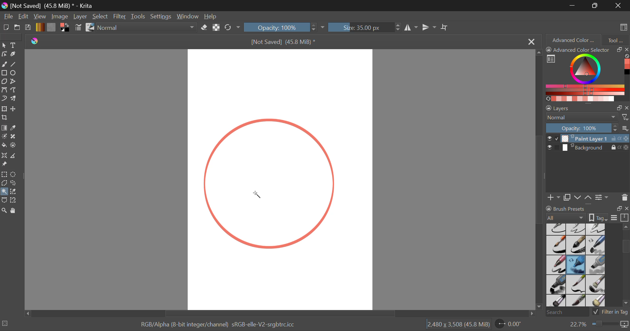  What do you see at coordinates (14, 157) in the screenshot?
I see `Measure Images` at bounding box center [14, 157].